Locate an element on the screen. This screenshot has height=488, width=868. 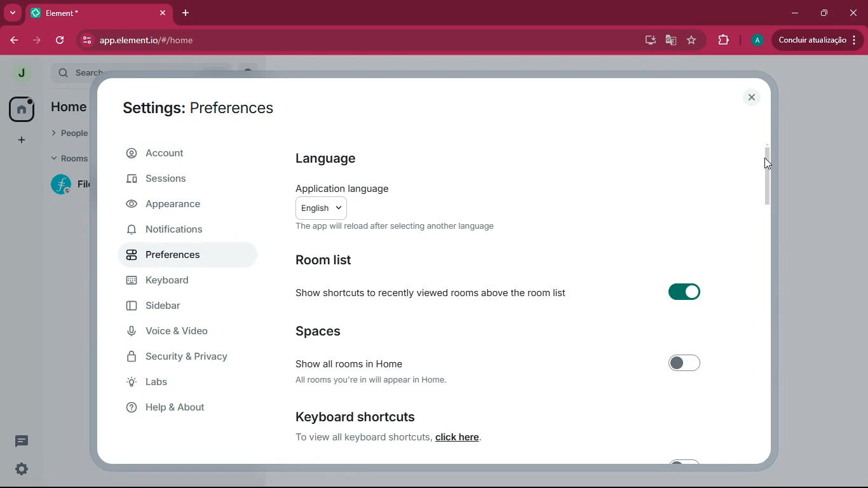
sidebar is located at coordinates (179, 308).